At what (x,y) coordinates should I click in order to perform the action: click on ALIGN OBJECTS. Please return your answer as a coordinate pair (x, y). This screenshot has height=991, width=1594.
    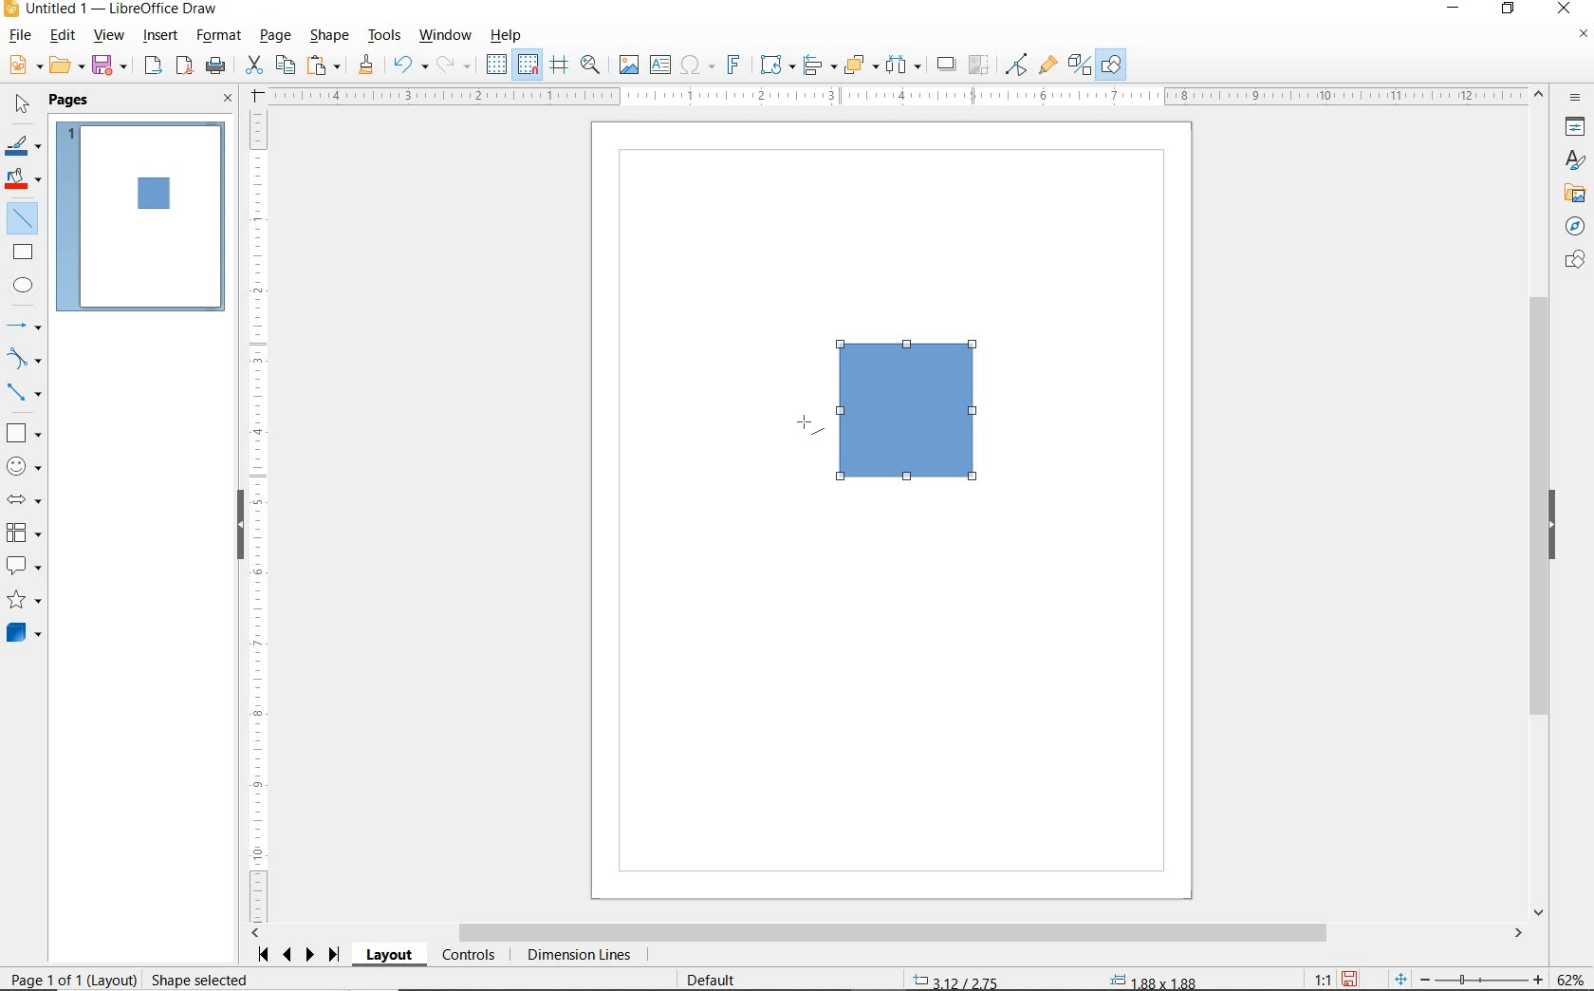
    Looking at the image, I should click on (819, 65).